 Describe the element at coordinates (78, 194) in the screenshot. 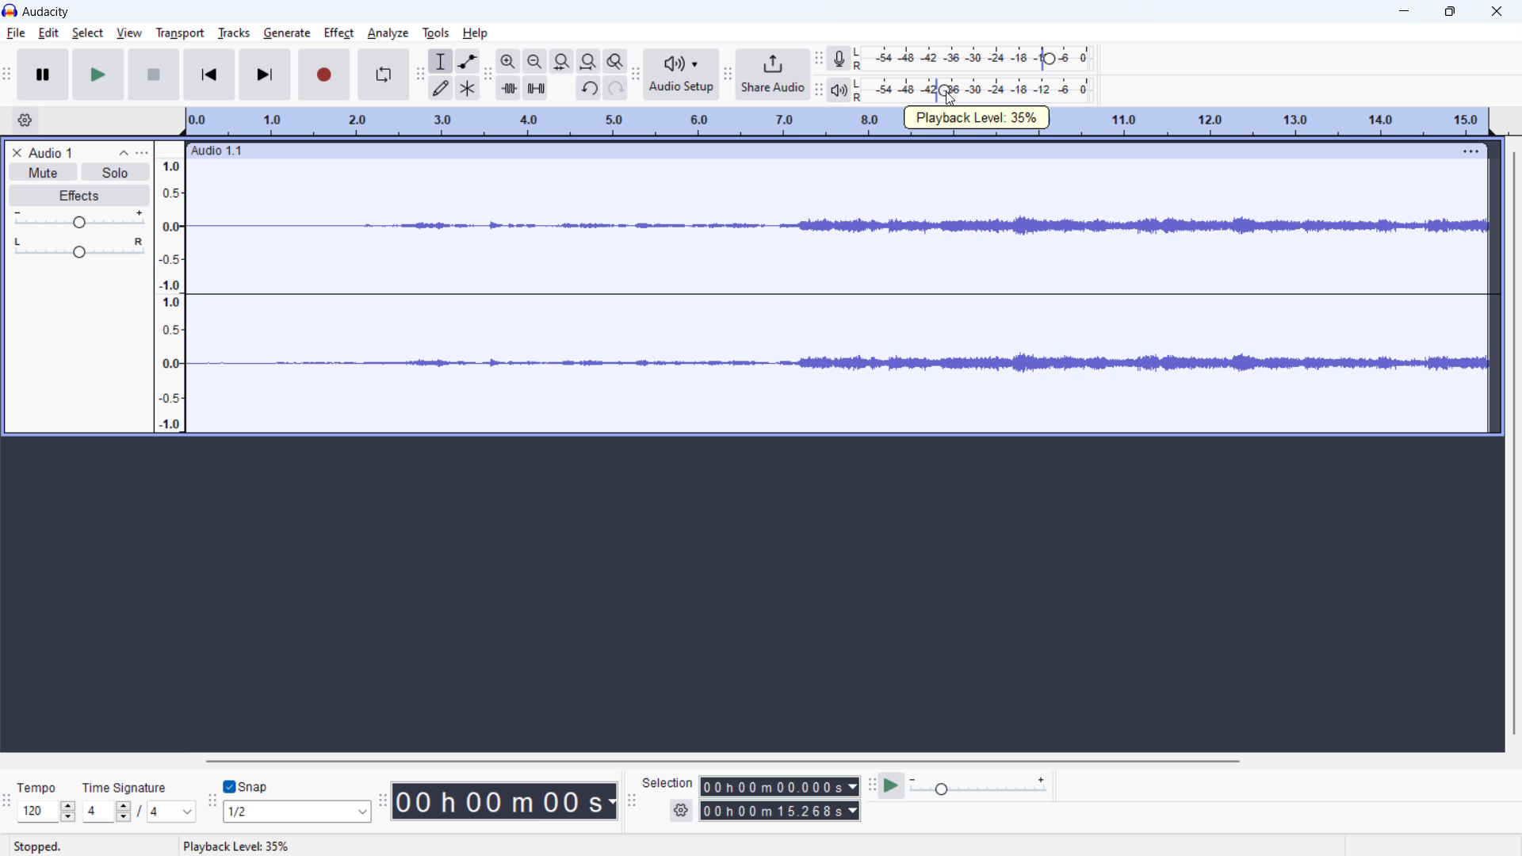

I see `effects` at that location.